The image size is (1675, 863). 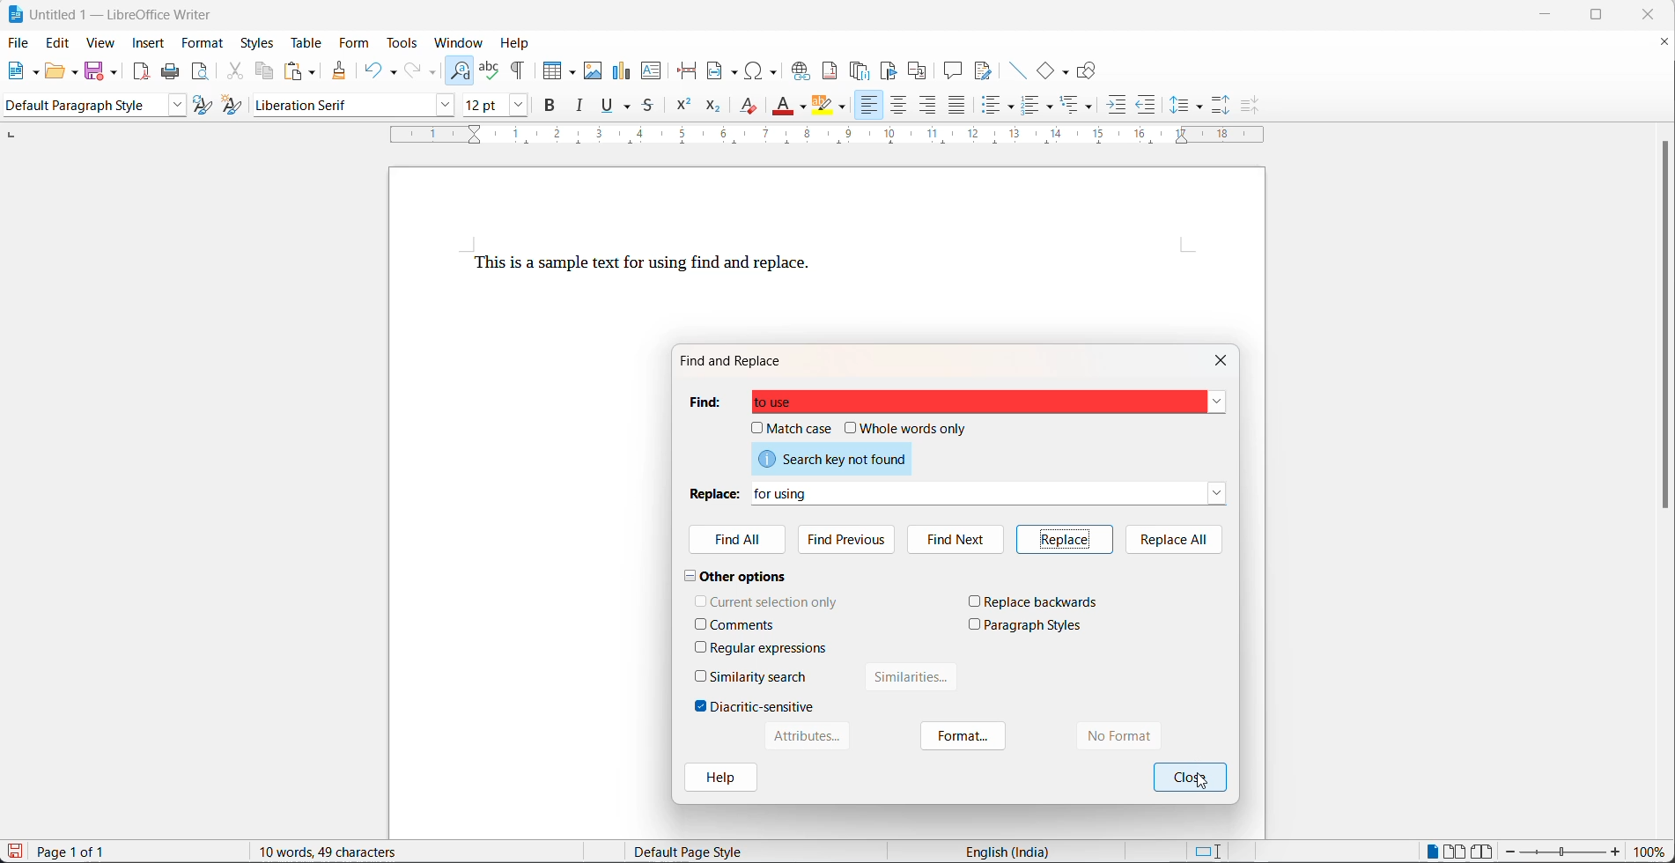 What do you see at coordinates (784, 105) in the screenshot?
I see `font color` at bounding box center [784, 105].